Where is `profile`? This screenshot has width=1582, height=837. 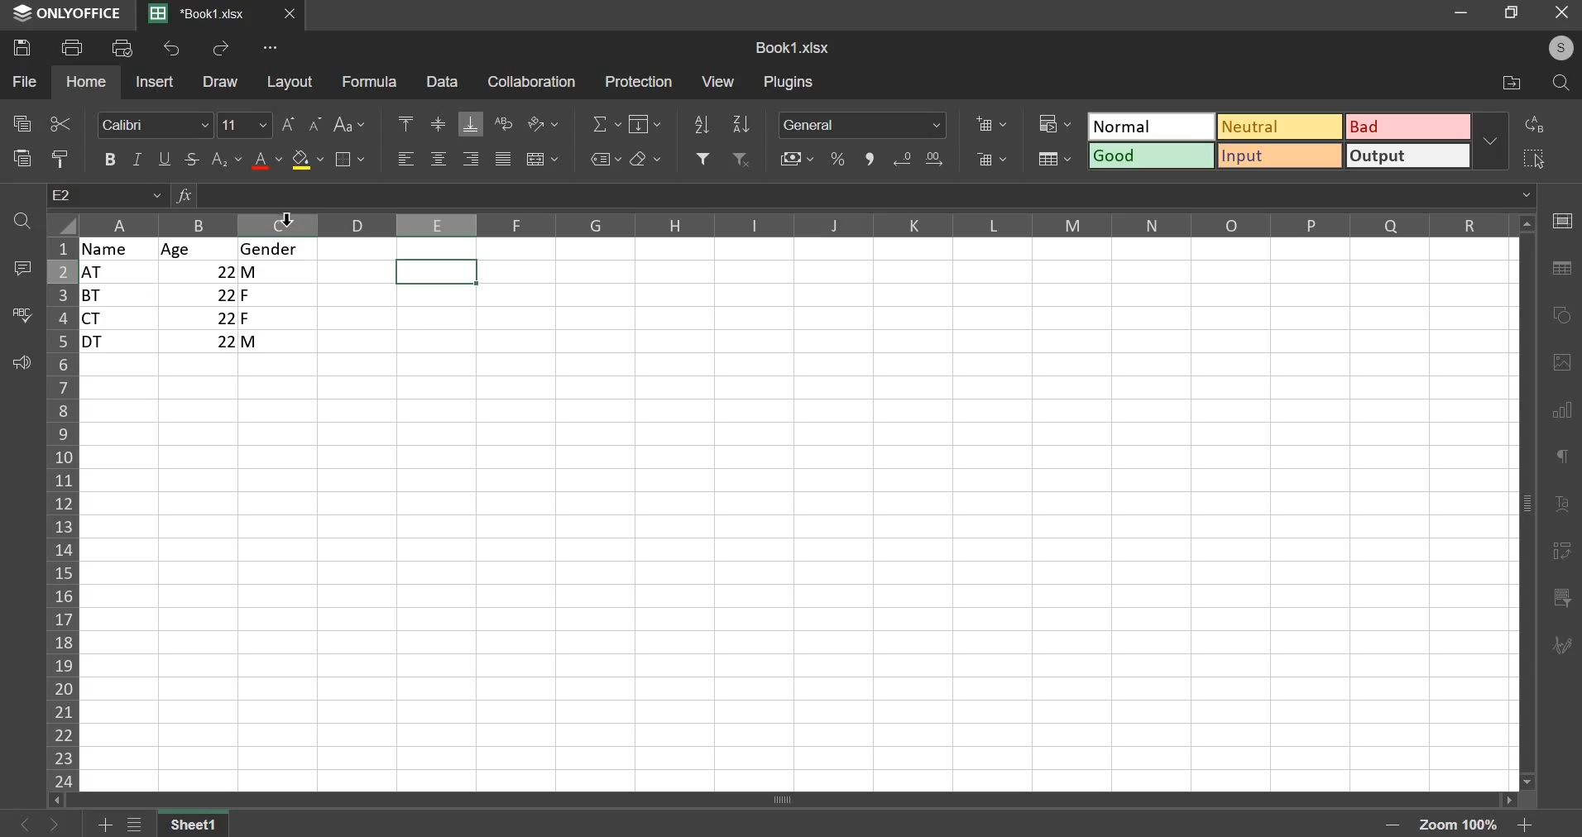
profile is located at coordinates (1561, 50).